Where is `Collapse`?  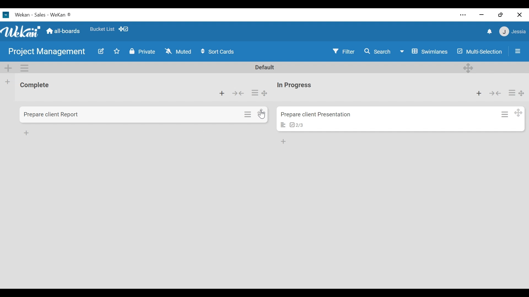
Collapse is located at coordinates (239, 94).